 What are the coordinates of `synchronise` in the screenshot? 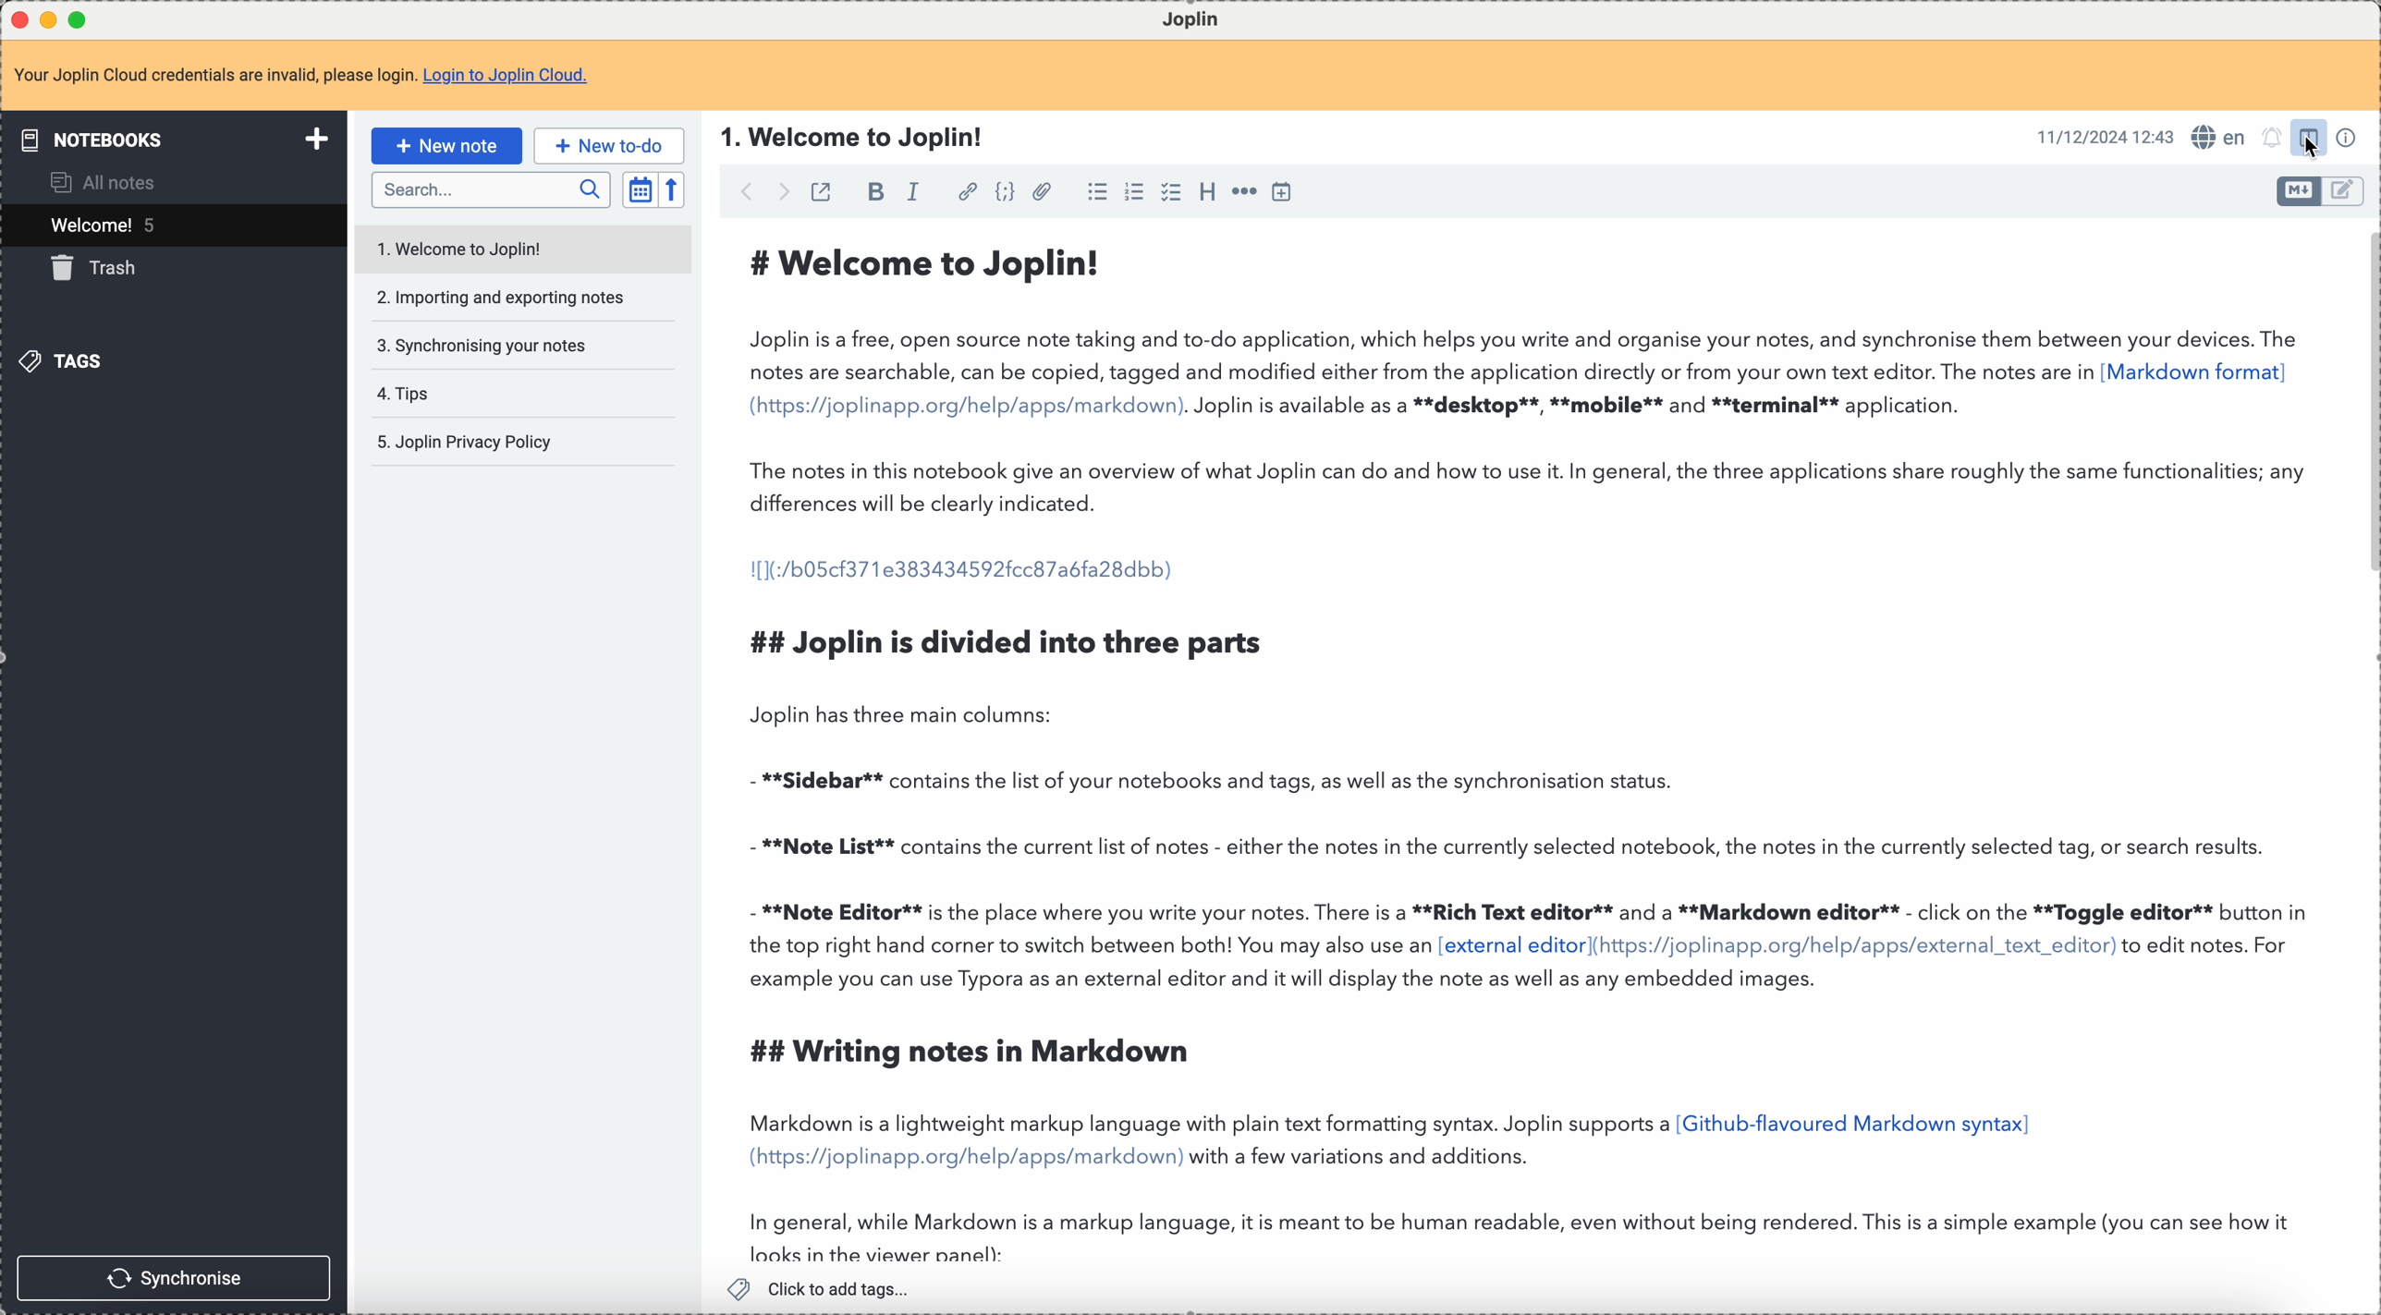 It's located at (176, 1277).